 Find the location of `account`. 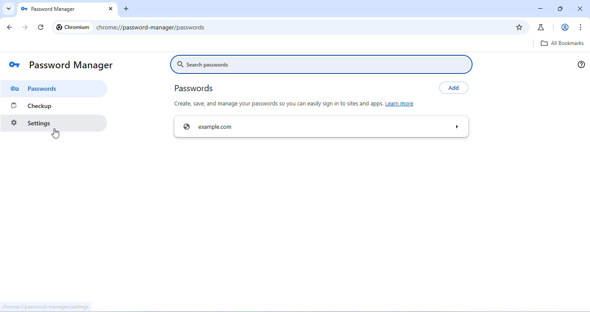

account is located at coordinates (564, 27).